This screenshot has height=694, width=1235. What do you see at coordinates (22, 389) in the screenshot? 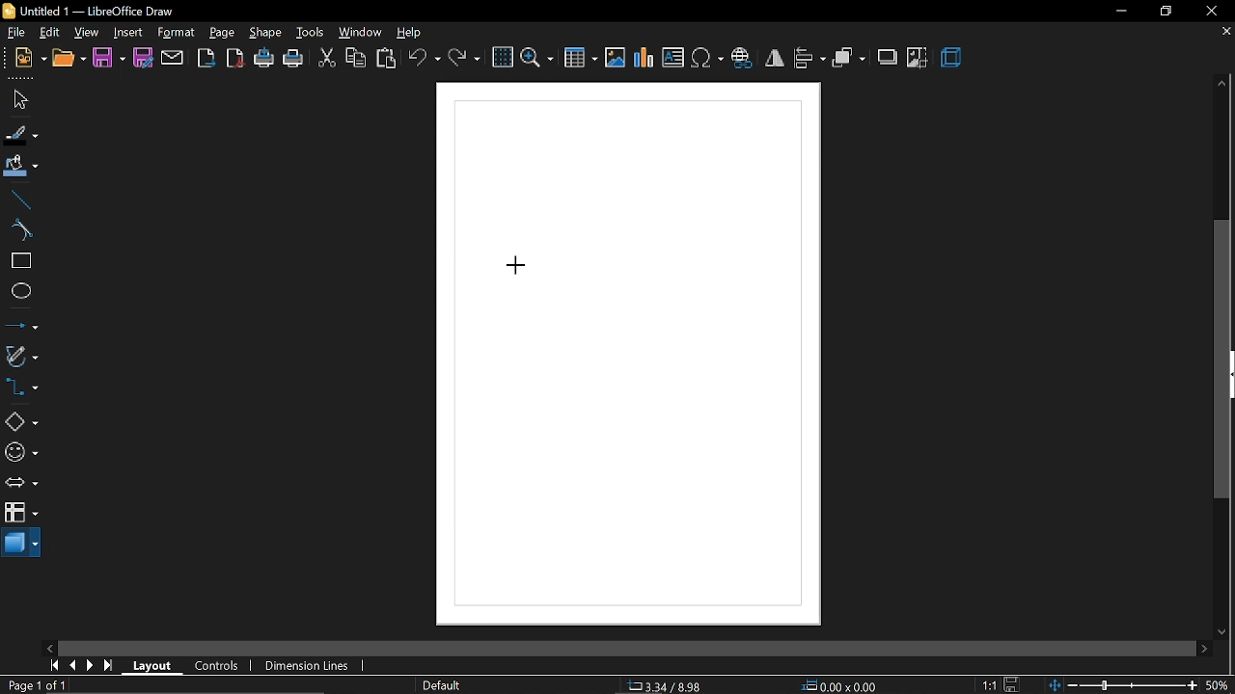
I see `connector` at bounding box center [22, 389].